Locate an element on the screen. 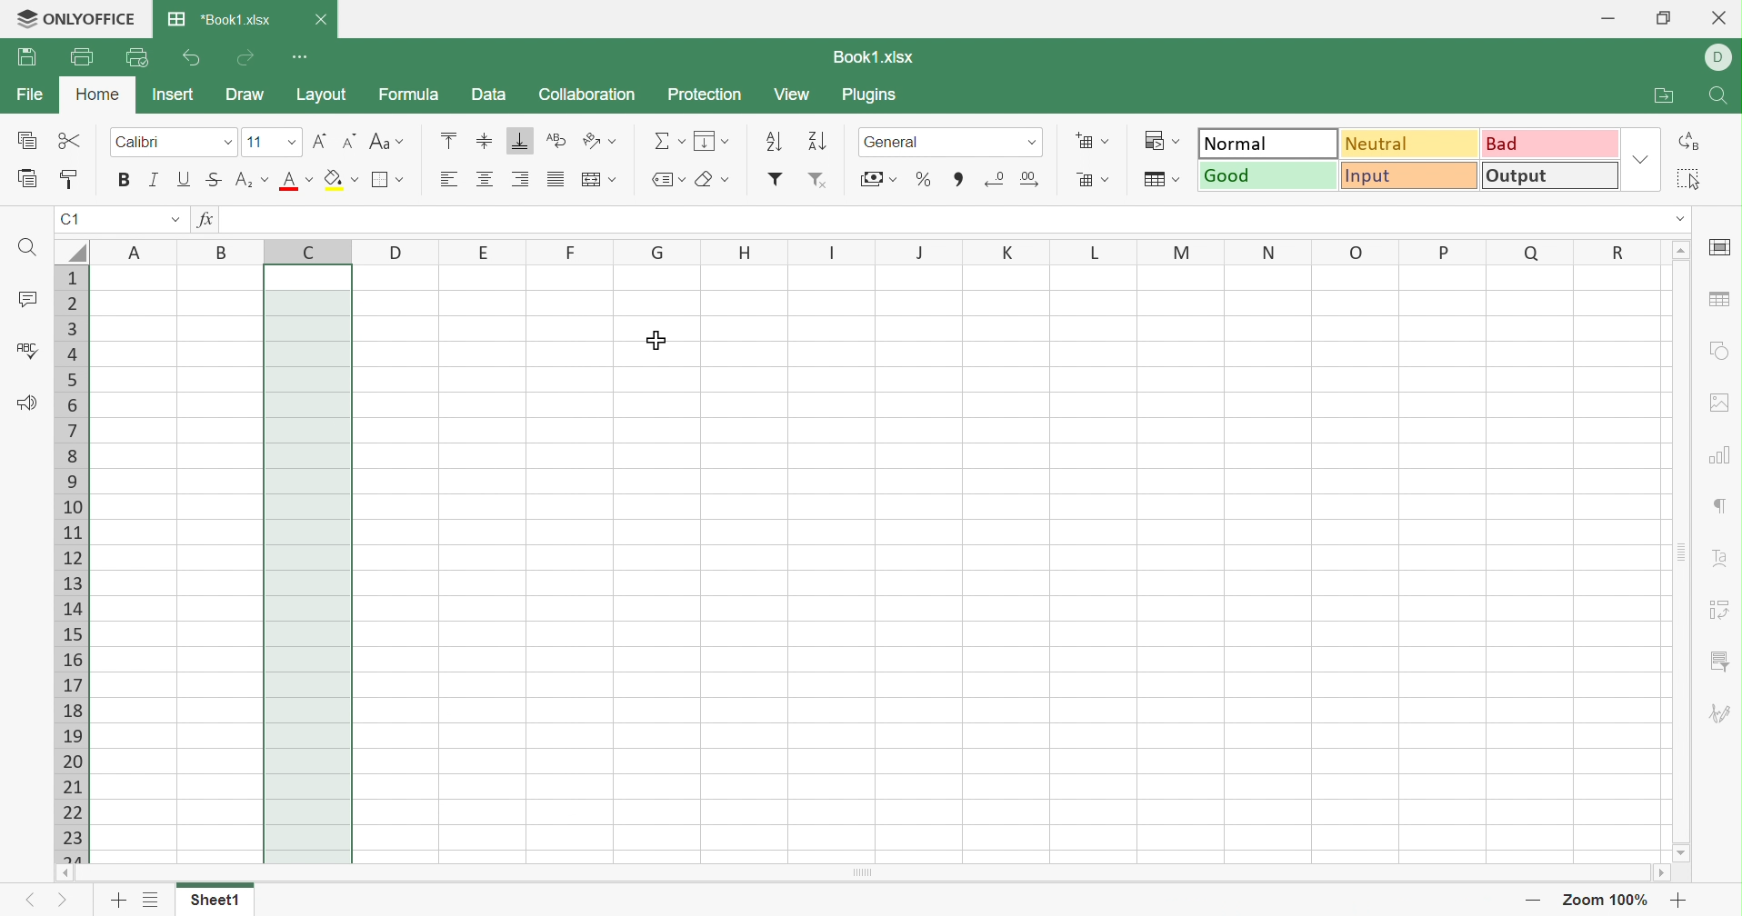  Open file location is located at coordinates (1665, 94).